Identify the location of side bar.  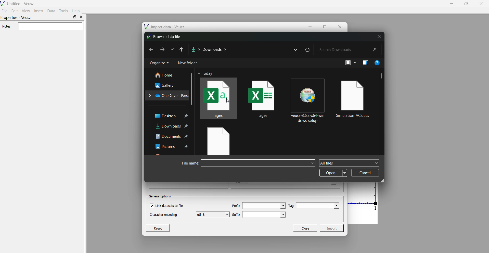
(382, 77).